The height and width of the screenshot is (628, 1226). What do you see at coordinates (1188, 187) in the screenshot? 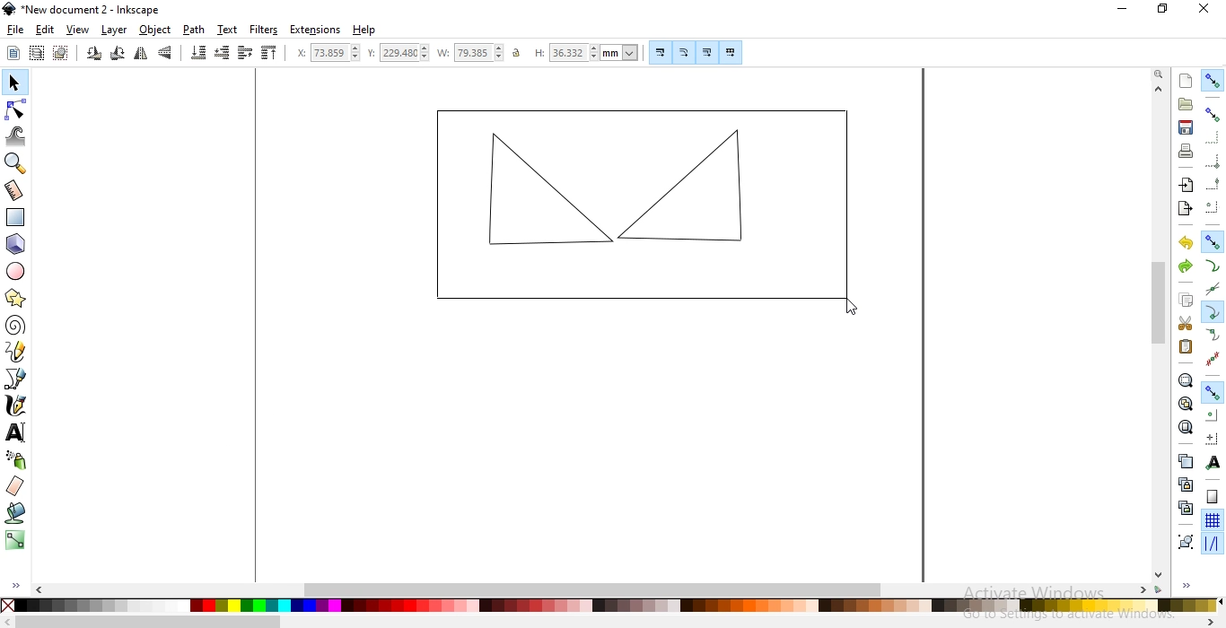
I see `import a bitmap or SVG image` at bounding box center [1188, 187].